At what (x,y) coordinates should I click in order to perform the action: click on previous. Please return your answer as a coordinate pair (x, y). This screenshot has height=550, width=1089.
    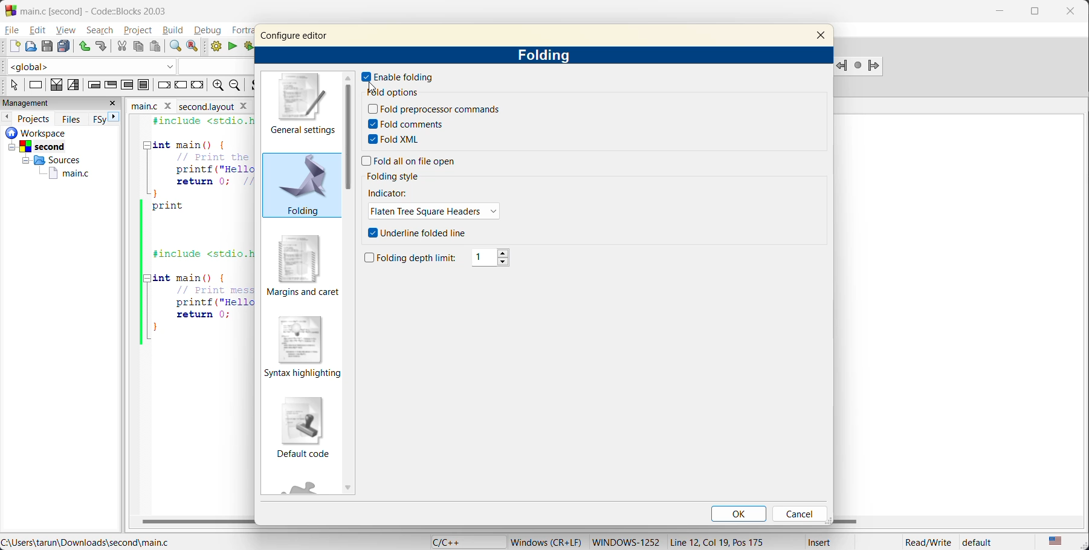
    Looking at the image, I should click on (7, 118).